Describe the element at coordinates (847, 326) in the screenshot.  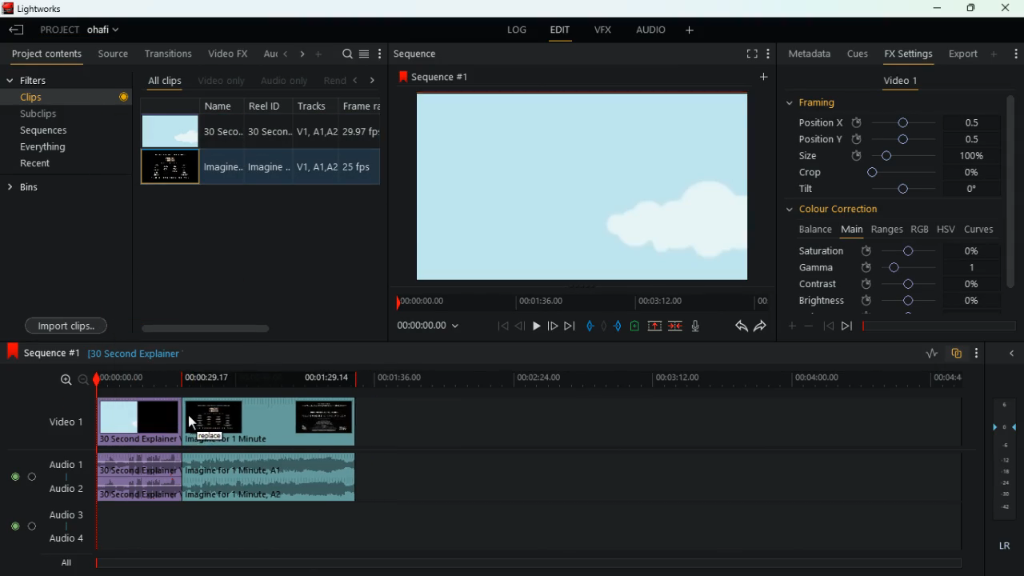
I see `front` at that location.